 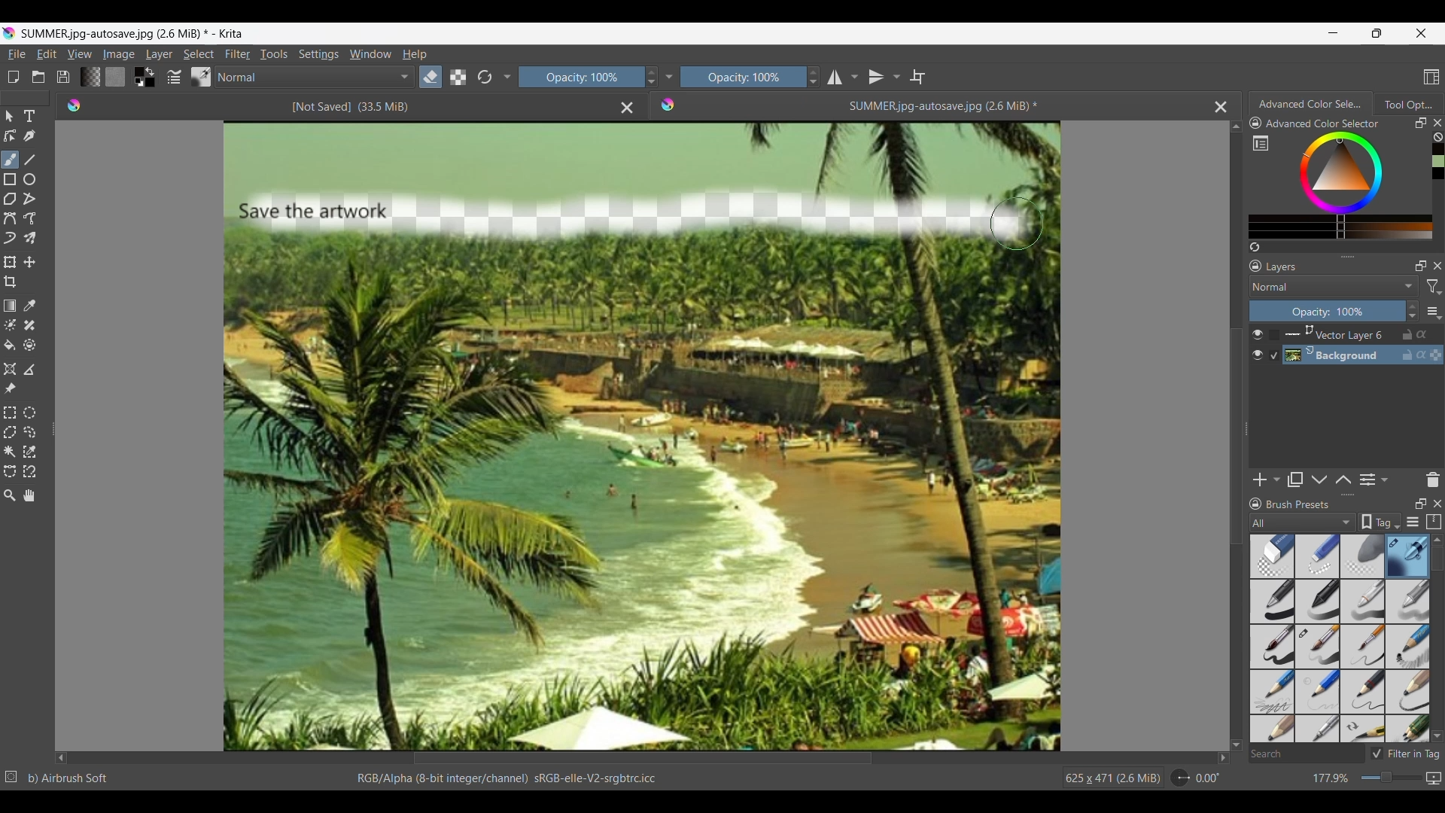 What do you see at coordinates (160, 54) in the screenshot?
I see `Layer` at bounding box center [160, 54].